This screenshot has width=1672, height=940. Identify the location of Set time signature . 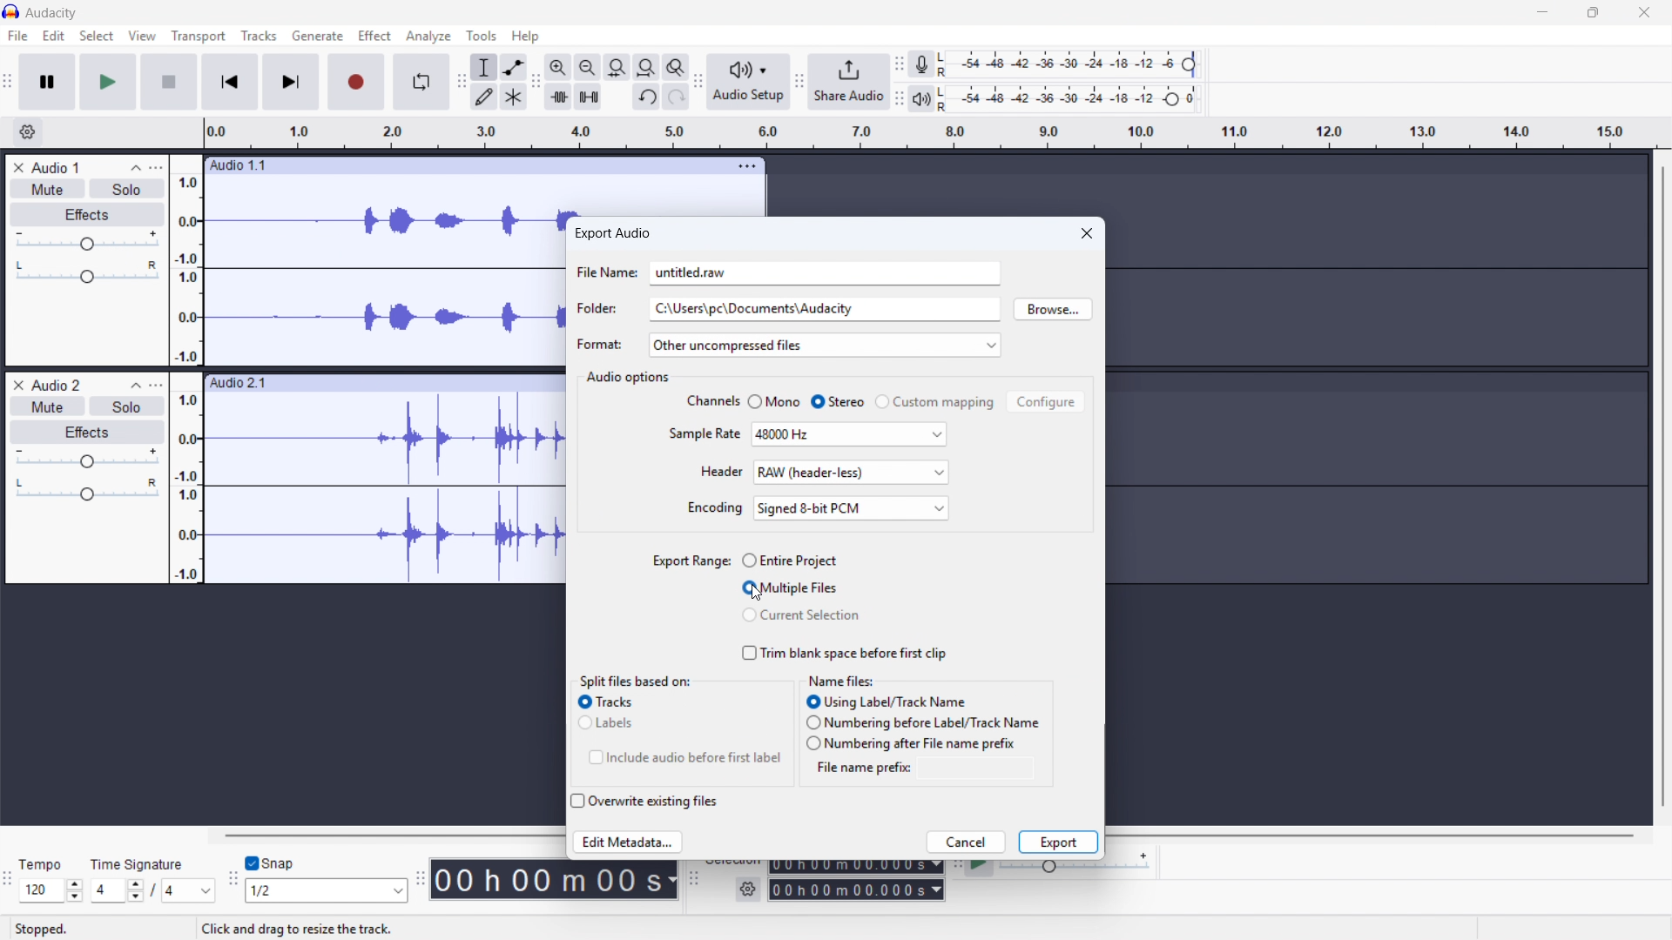
(154, 891).